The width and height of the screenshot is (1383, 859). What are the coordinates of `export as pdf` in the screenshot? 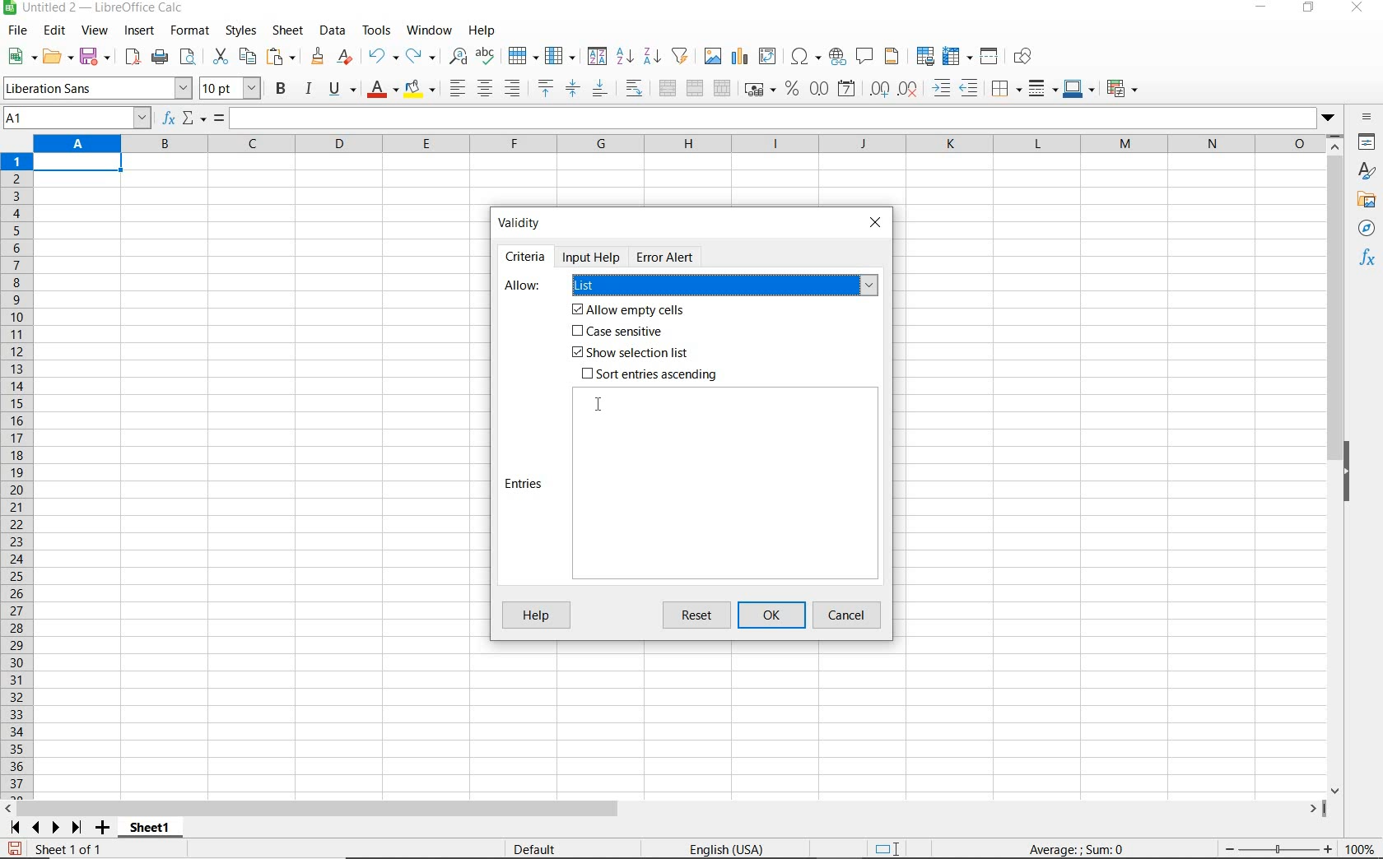 It's located at (132, 57).